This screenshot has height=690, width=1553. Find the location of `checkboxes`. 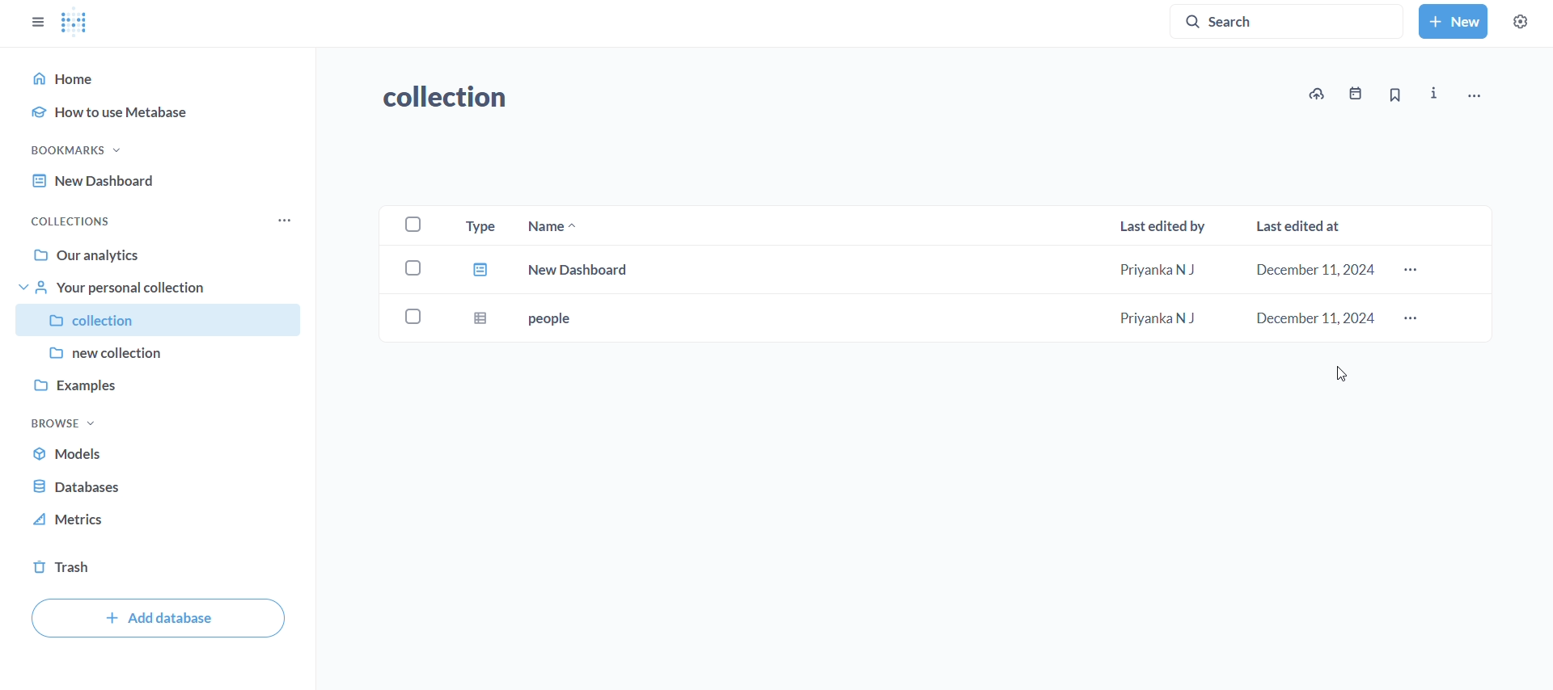

checkboxes is located at coordinates (413, 275).